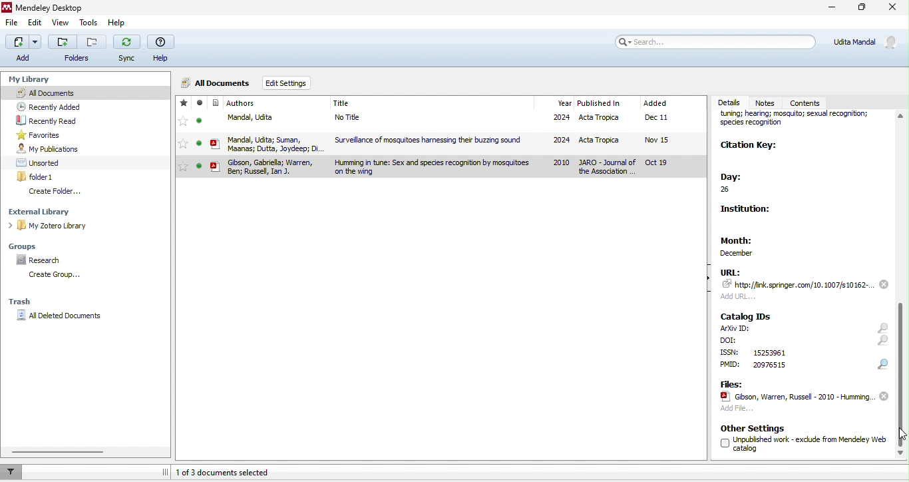  Describe the element at coordinates (737, 328) in the screenshot. I see `text` at that location.